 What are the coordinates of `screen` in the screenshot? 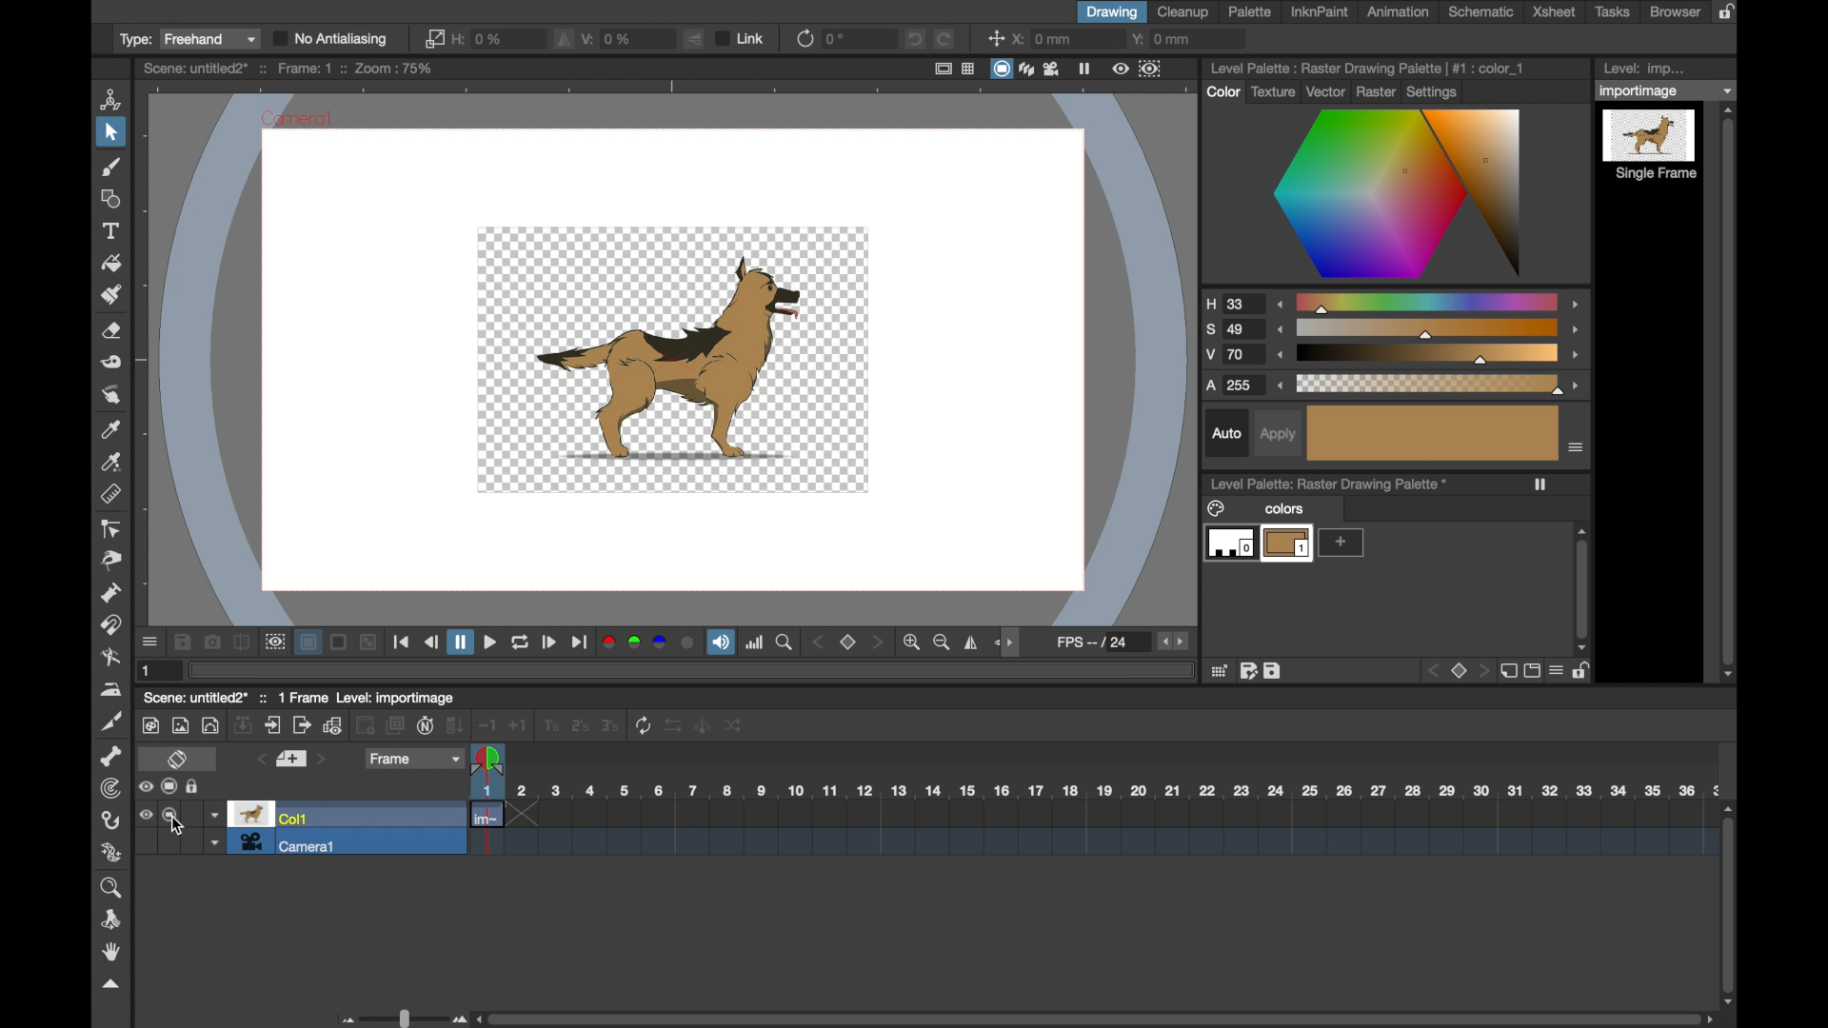 It's located at (339, 642).